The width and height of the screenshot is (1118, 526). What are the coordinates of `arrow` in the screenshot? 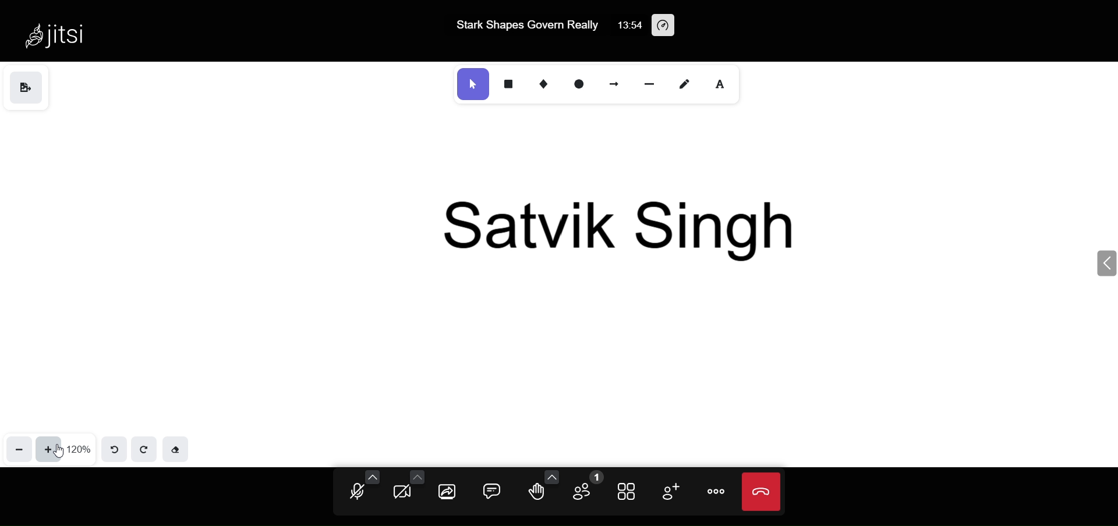 It's located at (616, 82).